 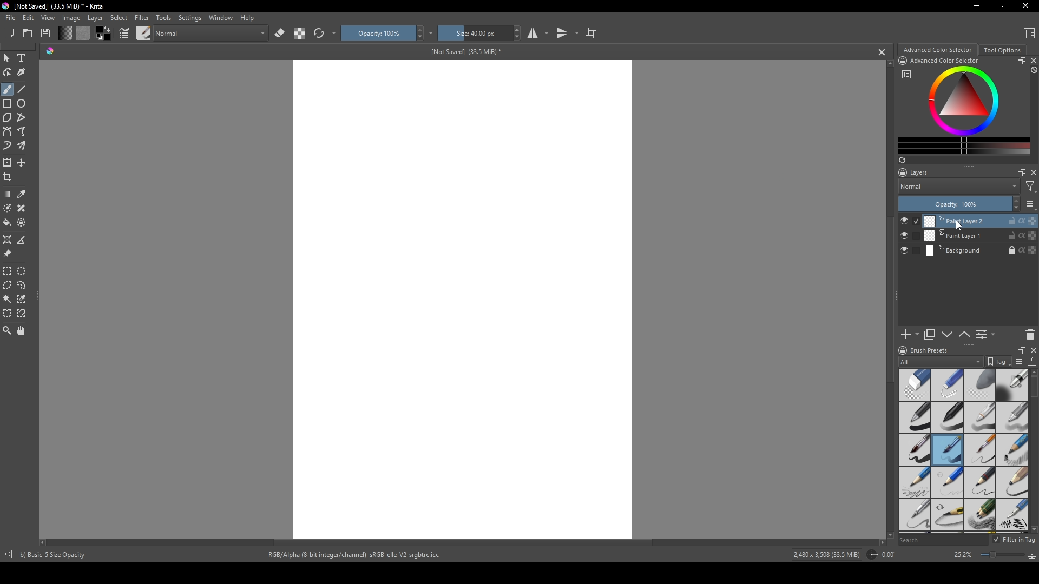 What do you see at coordinates (887, 63) in the screenshot?
I see `scroll up` at bounding box center [887, 63].